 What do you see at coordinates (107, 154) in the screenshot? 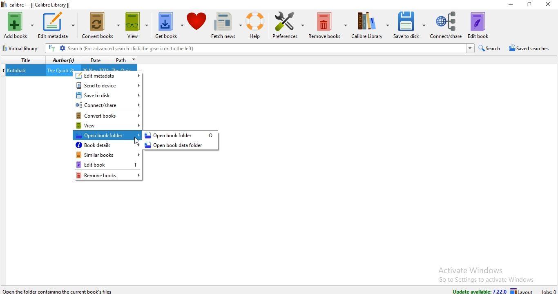
I see `similar books` at bounding box center [107, 154].